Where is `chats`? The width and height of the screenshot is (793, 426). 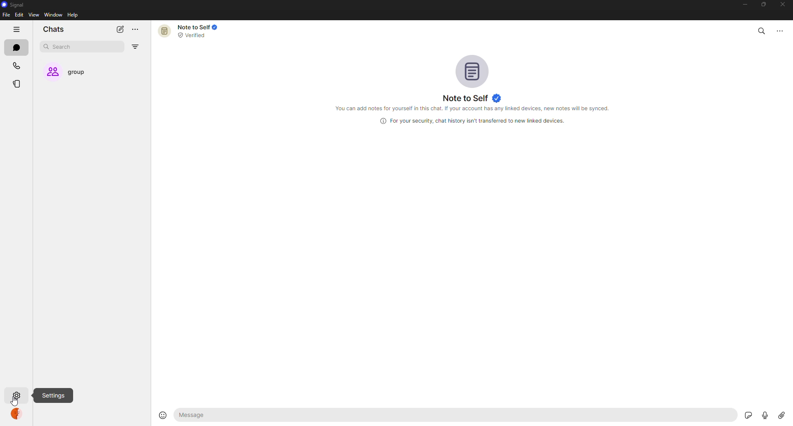 chats is located at coordinates (54, 30).